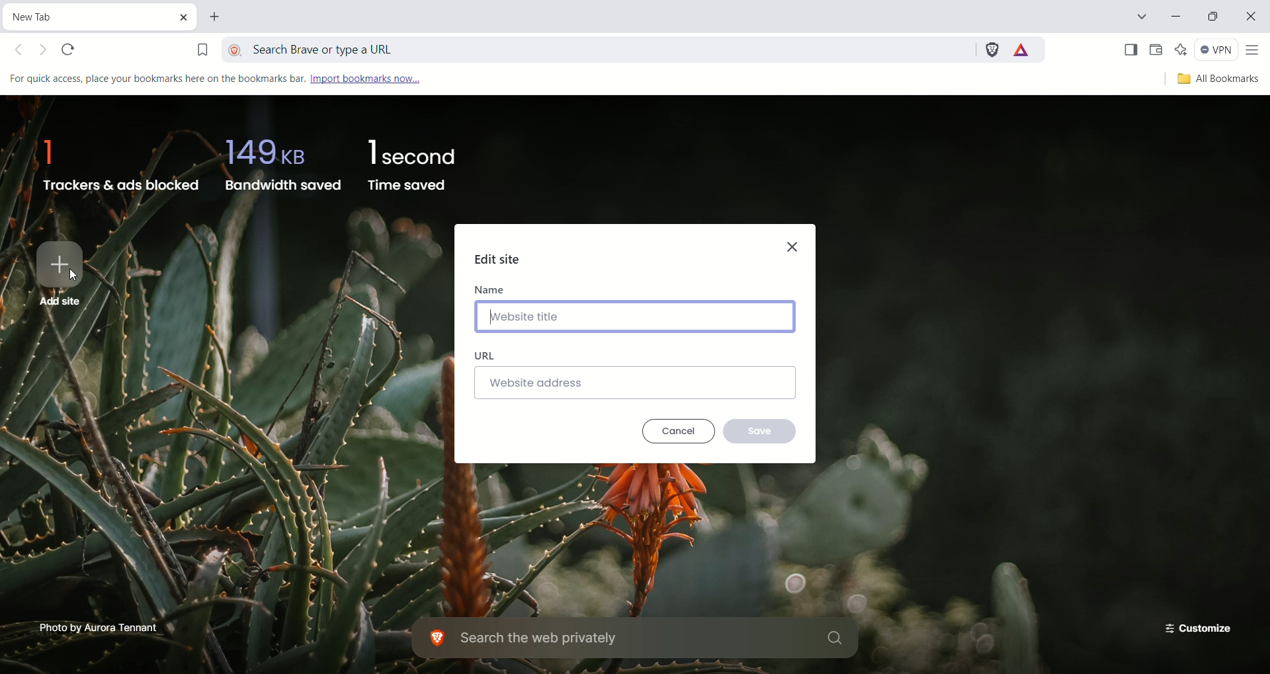 The image size is (1270, 674). What do you see at coordinates (1253, 19) in the screenshot?
I see `close` at bounding box center [1253, 19].